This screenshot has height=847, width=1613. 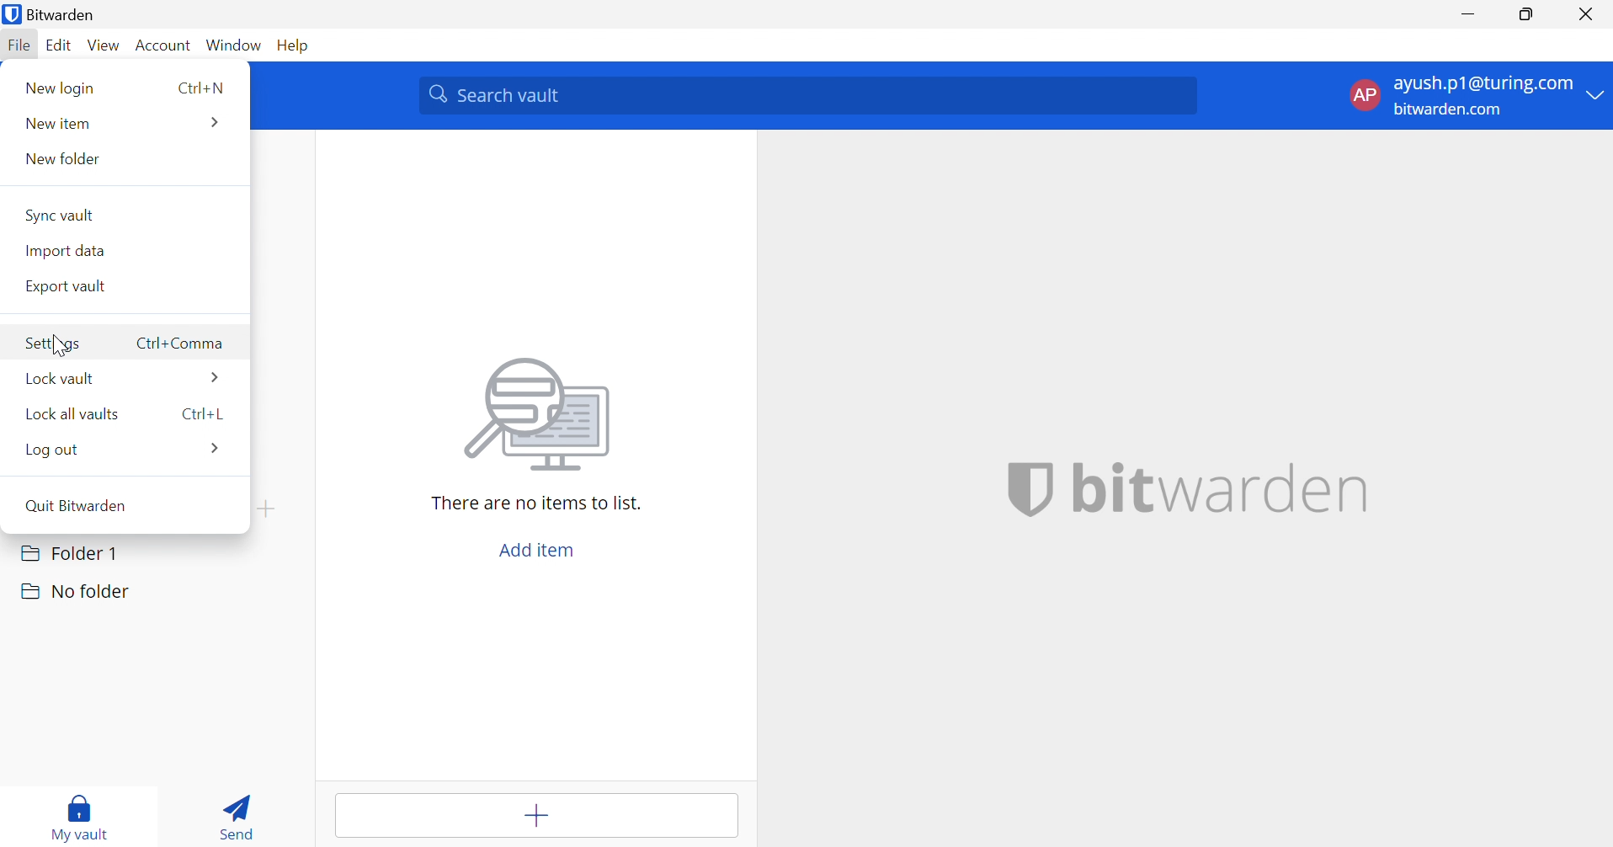 What do you see at coordinates (236, 45) in the screenshot?
I see `Window` at bounding box center [236, 45].